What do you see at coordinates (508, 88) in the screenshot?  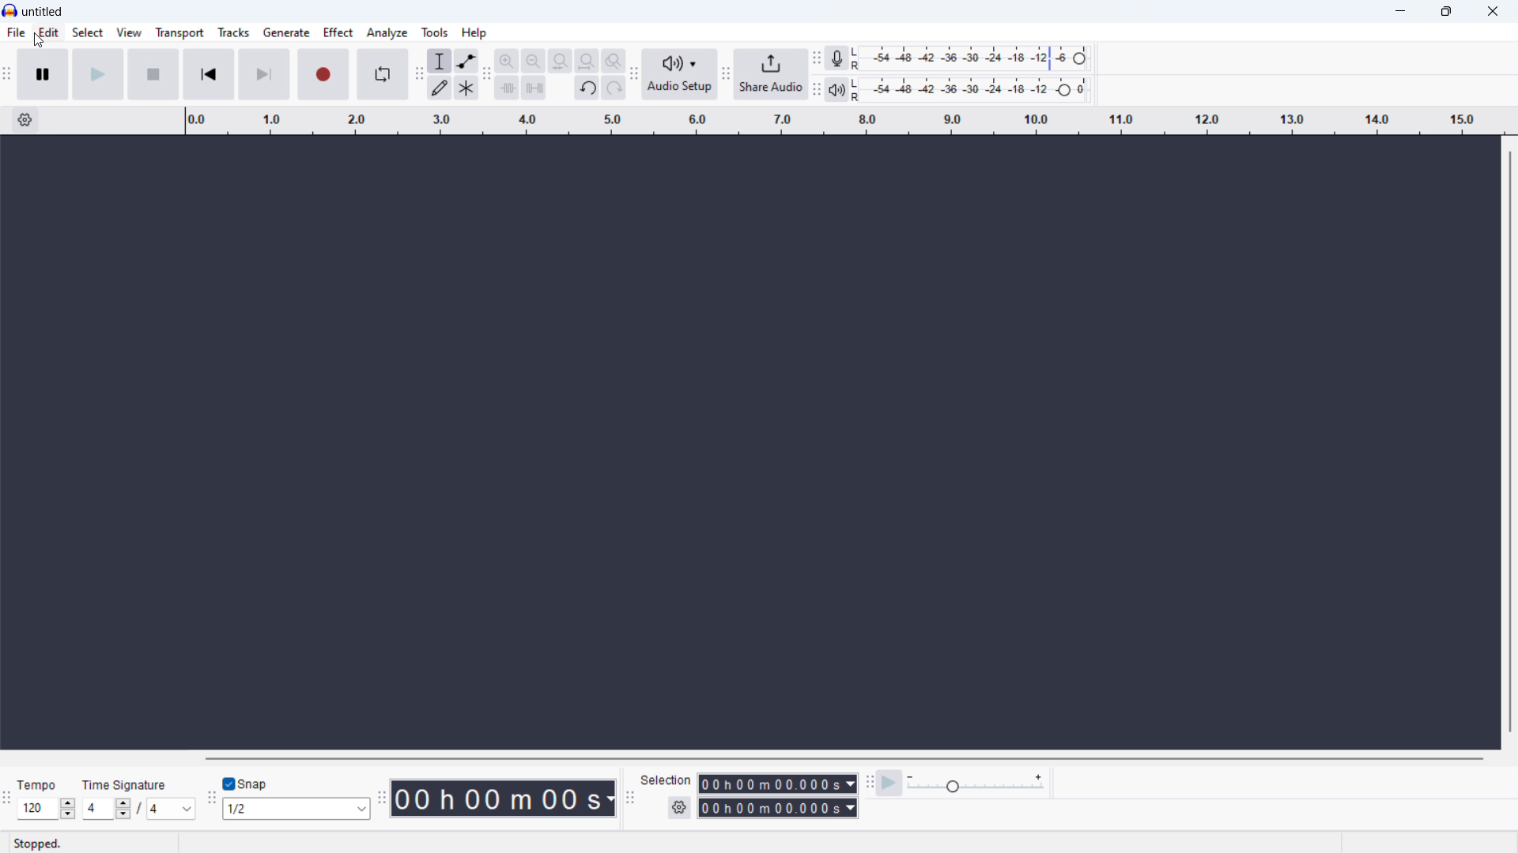 I see `trim audio outside selection` at bounding box center [508, 88].